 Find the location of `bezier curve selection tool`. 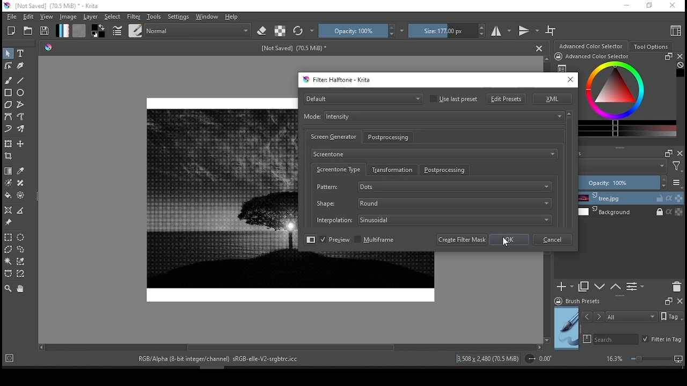

bezier curve selection tool is located at coordinates (9, 274).